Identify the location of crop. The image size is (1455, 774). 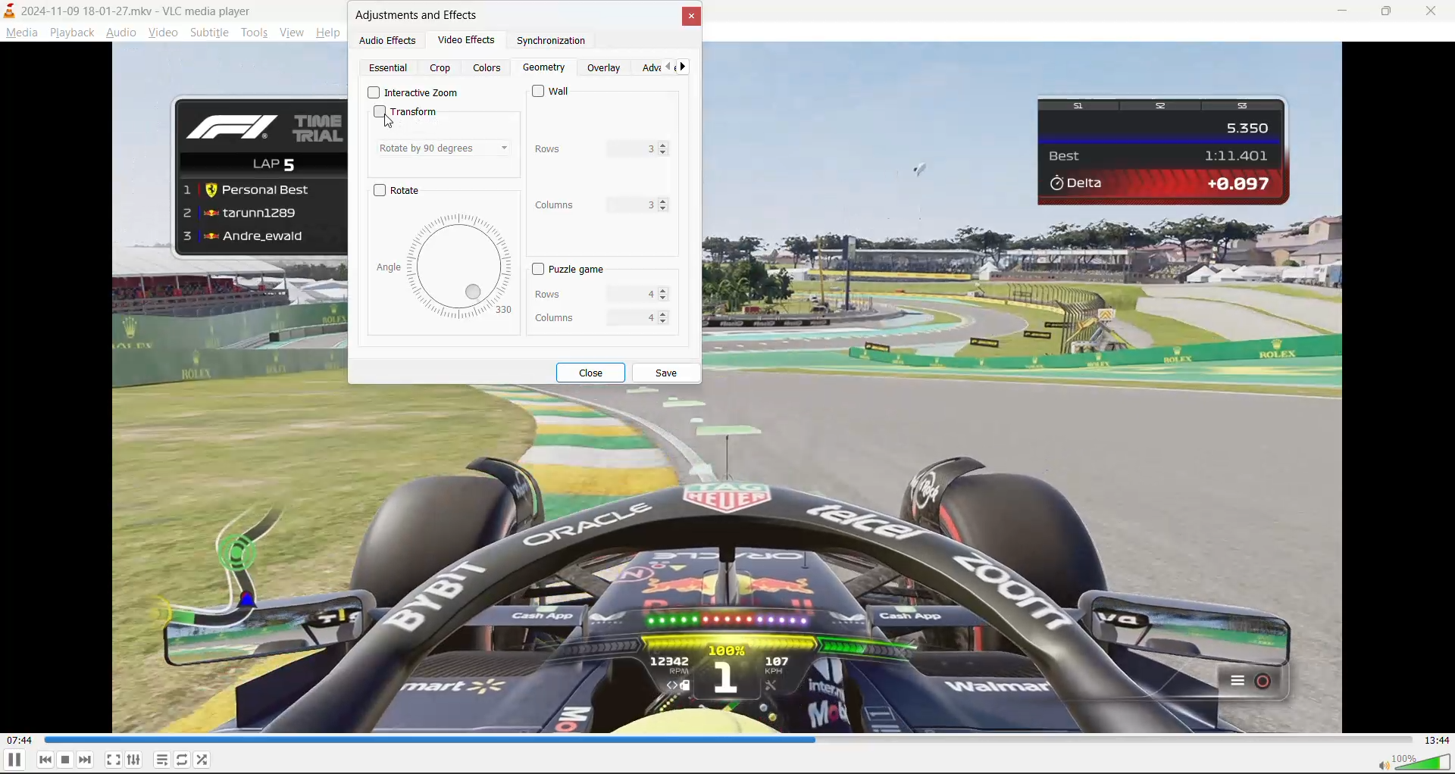
(443, 68).